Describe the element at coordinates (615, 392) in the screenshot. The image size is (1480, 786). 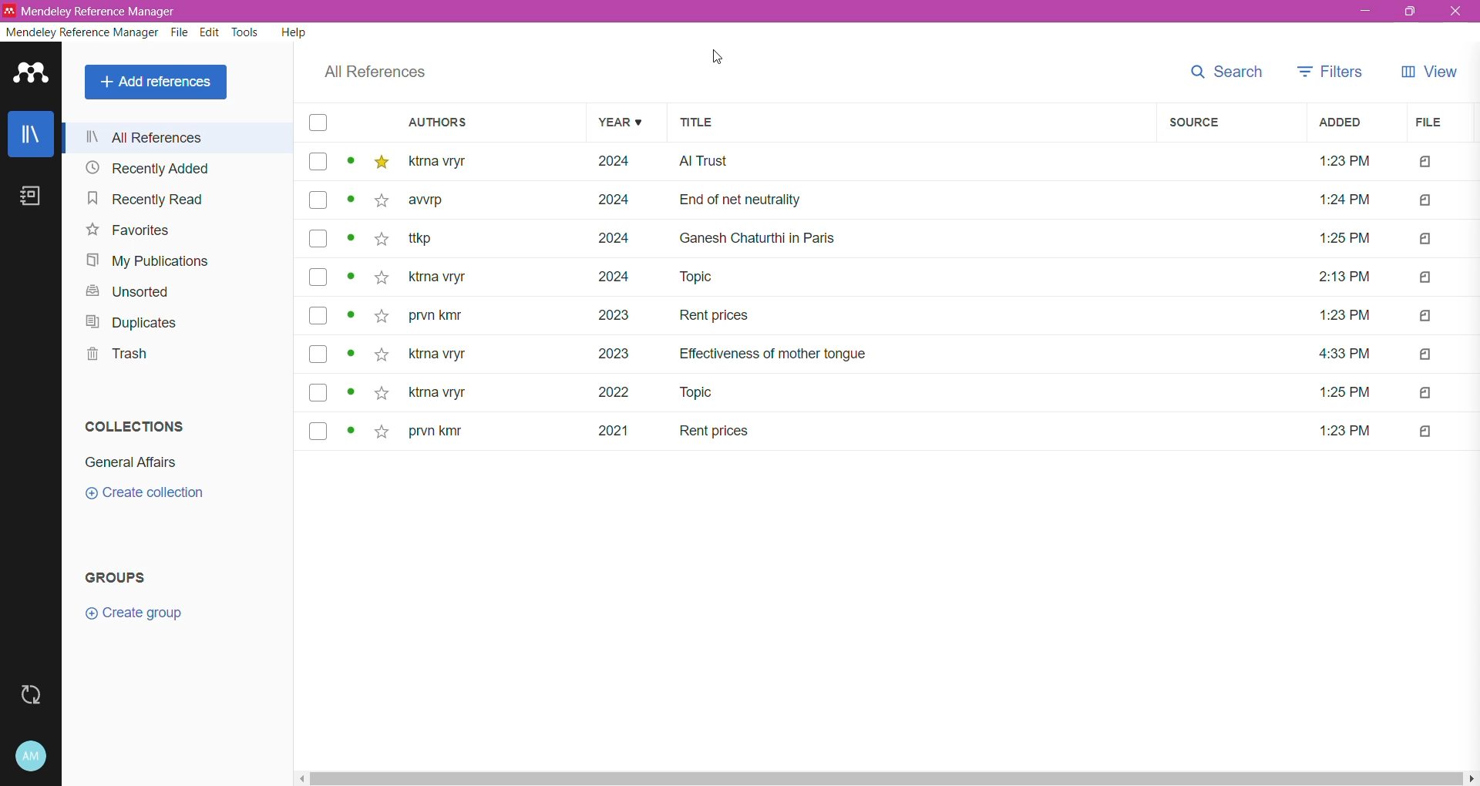
I see `2022` at that location.